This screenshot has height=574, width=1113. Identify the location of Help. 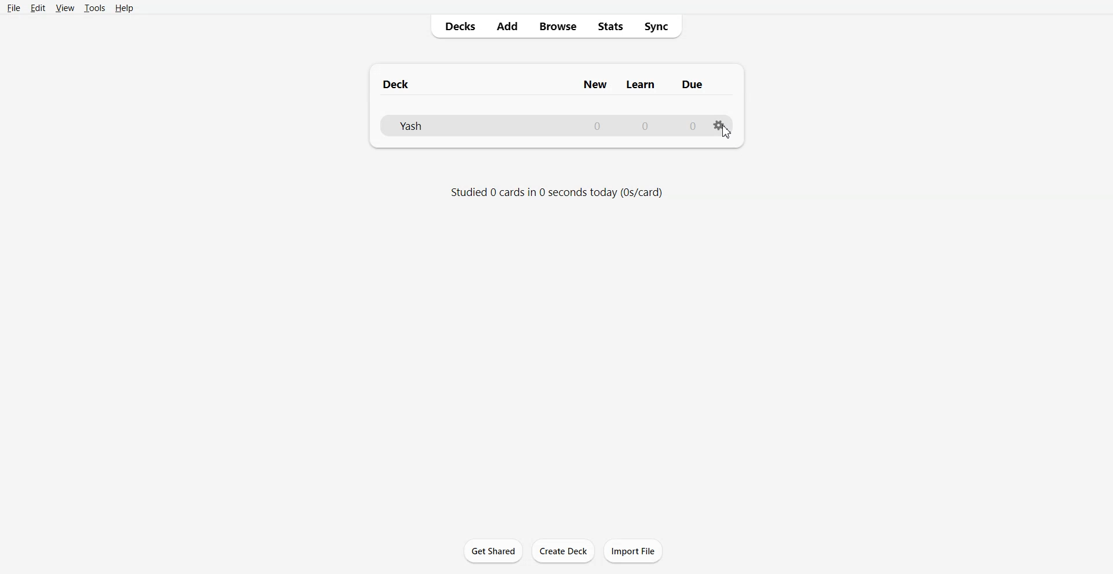
(123, 8).